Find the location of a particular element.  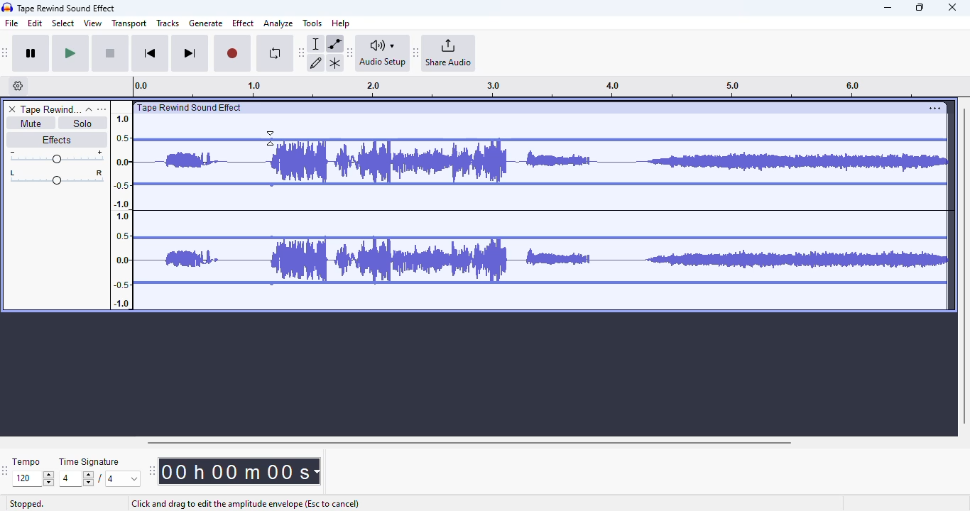

Track timeline is located at coordinates (528, 87).